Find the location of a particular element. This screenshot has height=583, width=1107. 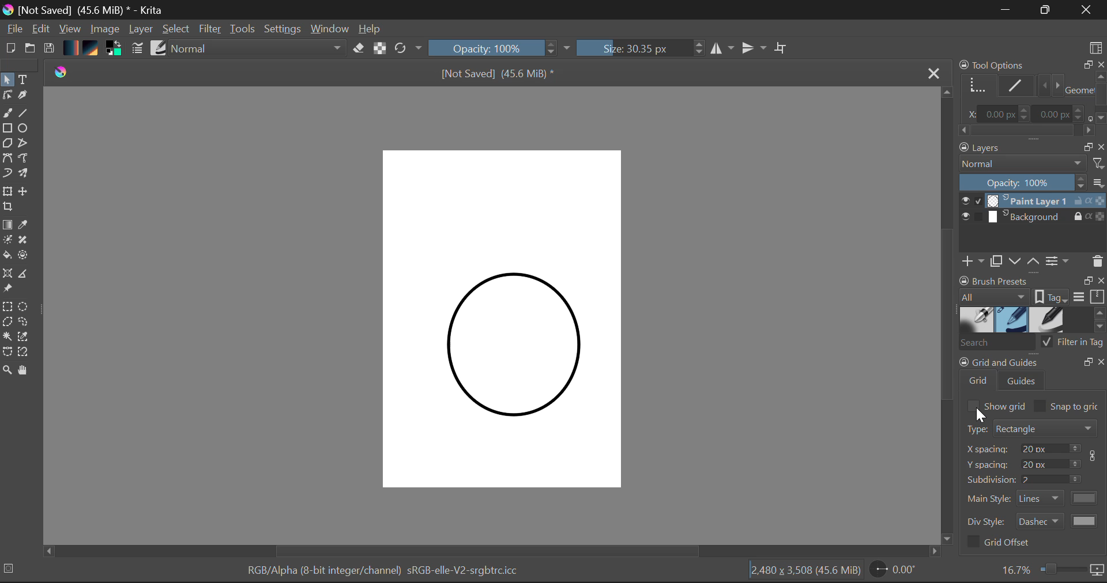

Calligraphic Tool is located at coordinates (27, 97).